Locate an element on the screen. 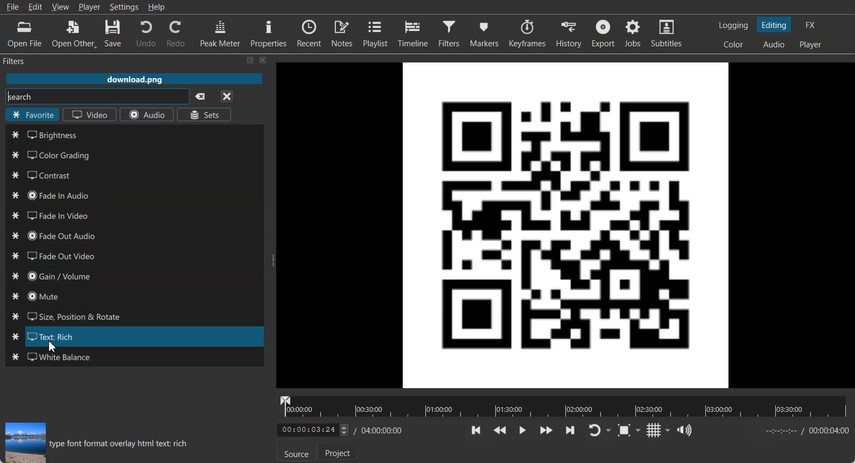 The image size is (855, 463). Drop down box is located at coordinates (609, 431).